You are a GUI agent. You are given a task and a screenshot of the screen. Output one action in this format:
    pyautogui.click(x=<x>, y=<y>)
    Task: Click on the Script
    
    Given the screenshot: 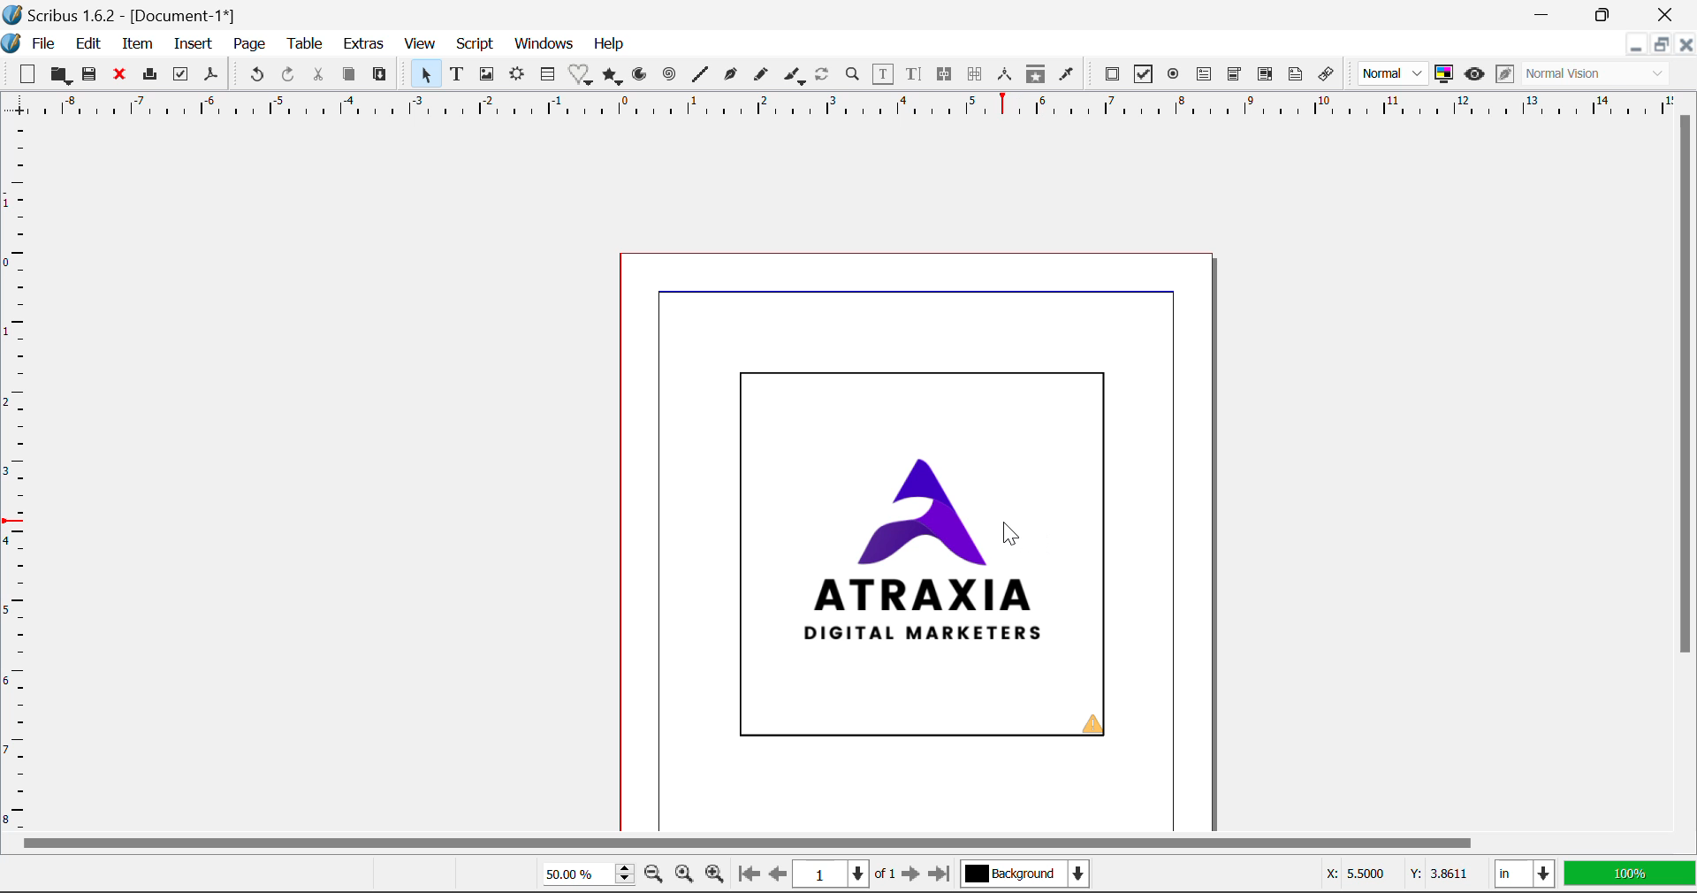 What is the action you would take?
    pyautogui.click(x=476, y=42)
    